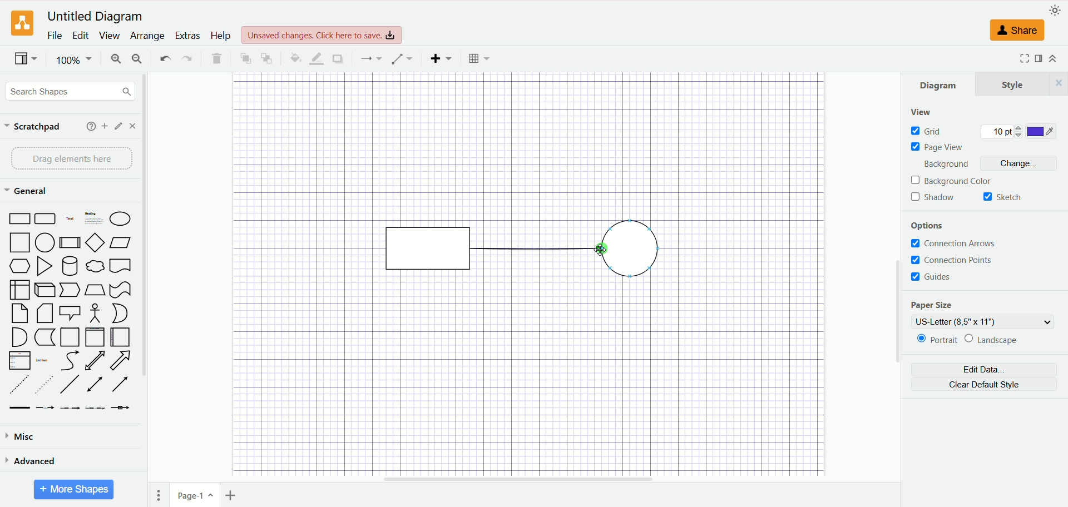 Image resolution: width=1068 pixels, height=507 pixels. I want to click on Unsaved changes. Click here to save., so click(323, 34).